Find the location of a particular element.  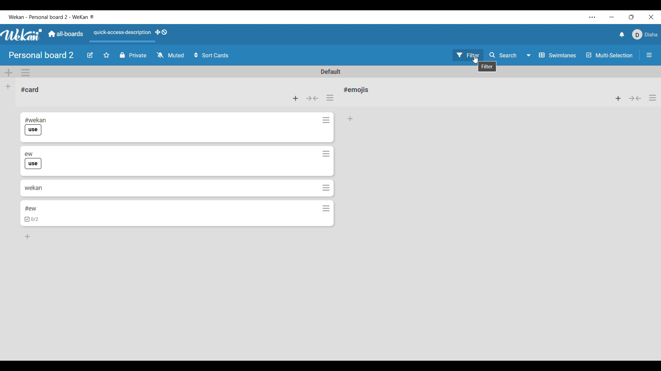

Notifications  is located at coordinates (622, 35).